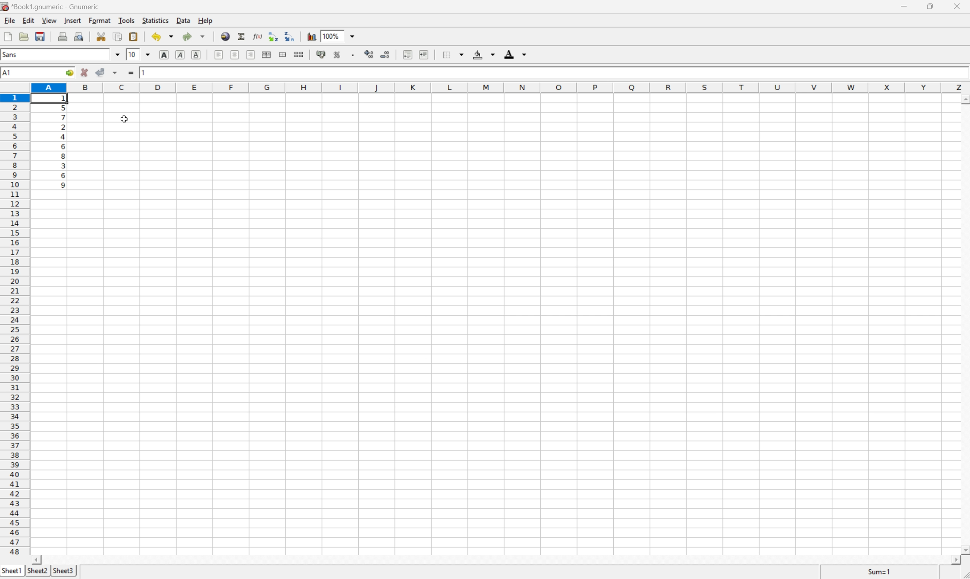  Describe the element at coordinates (387, 55) in the screenshot. I see `decrease number of decimals displayed` at that location.